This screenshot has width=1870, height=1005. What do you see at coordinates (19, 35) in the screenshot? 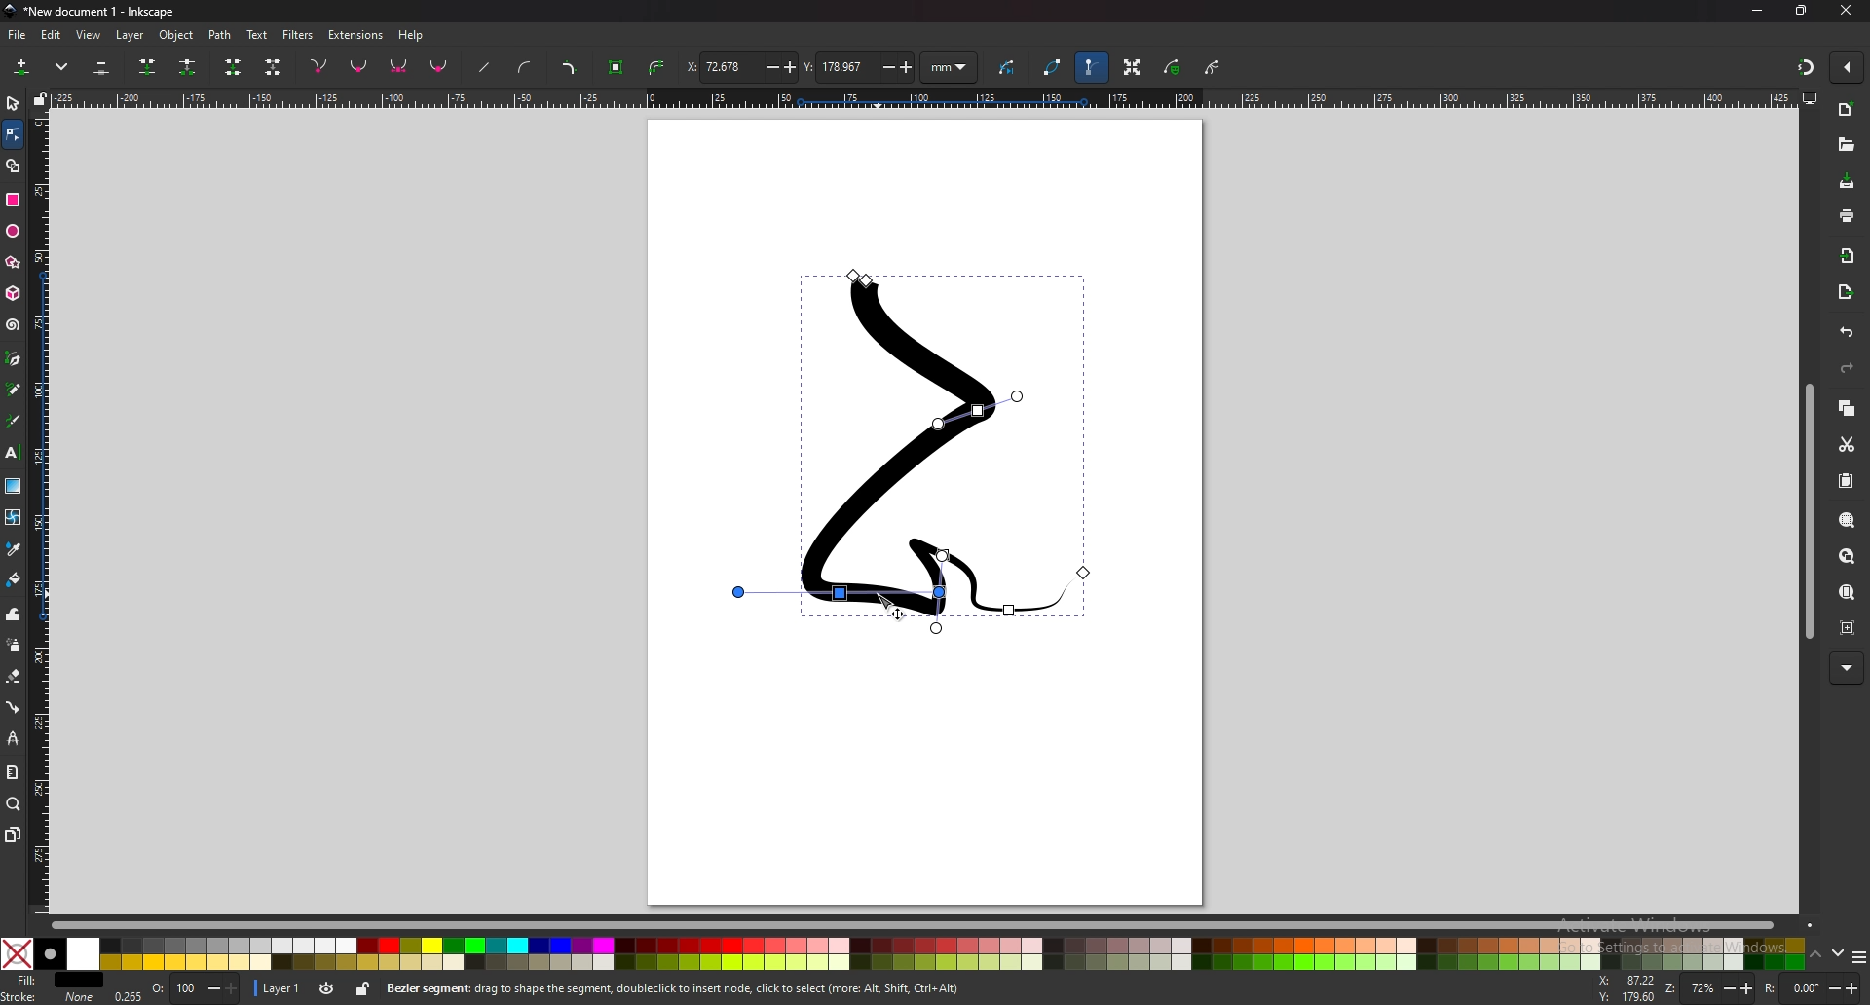
I see `file` at bounding box center [19, 35].